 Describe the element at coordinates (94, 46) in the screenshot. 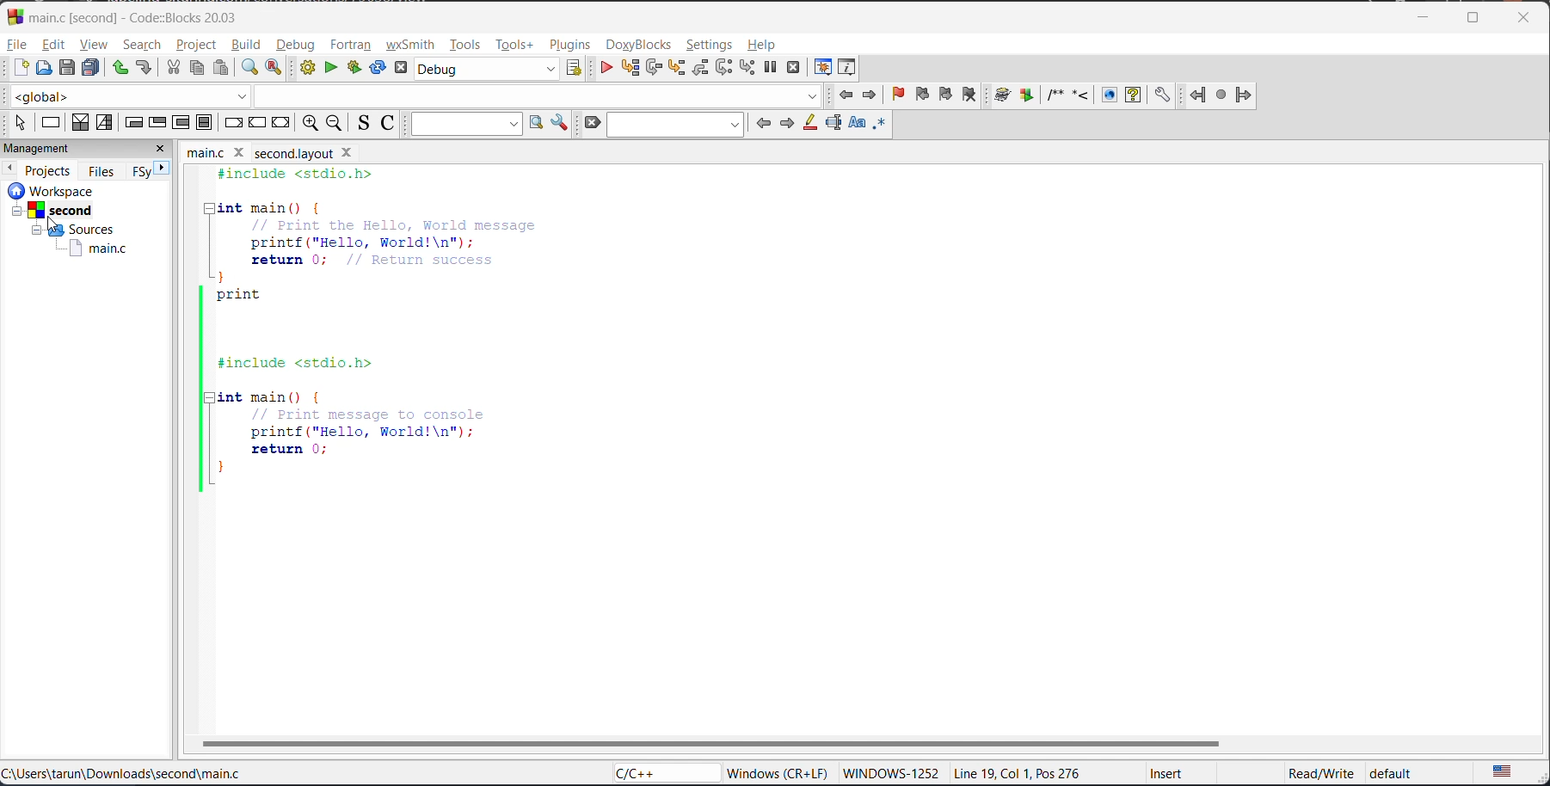

I see `view` at that location.